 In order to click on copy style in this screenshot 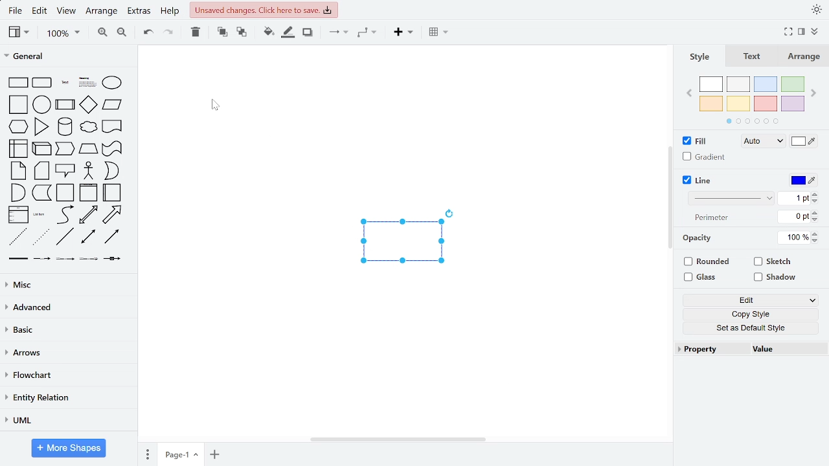, I will do `click(747, 314)`.